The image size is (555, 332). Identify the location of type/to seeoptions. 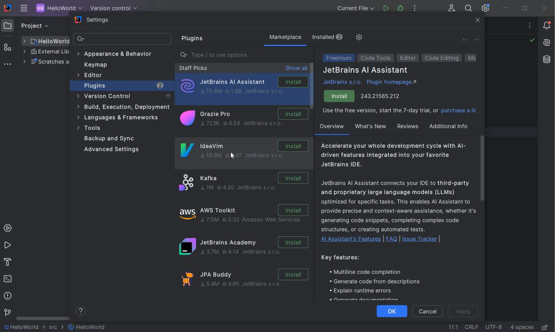
(245, 55).